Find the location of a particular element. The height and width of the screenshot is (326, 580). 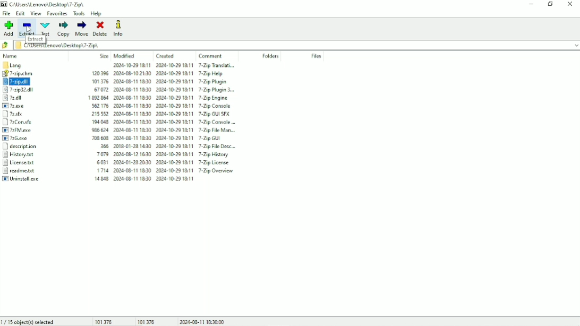

License.txt is located at coordinates (30, 163).